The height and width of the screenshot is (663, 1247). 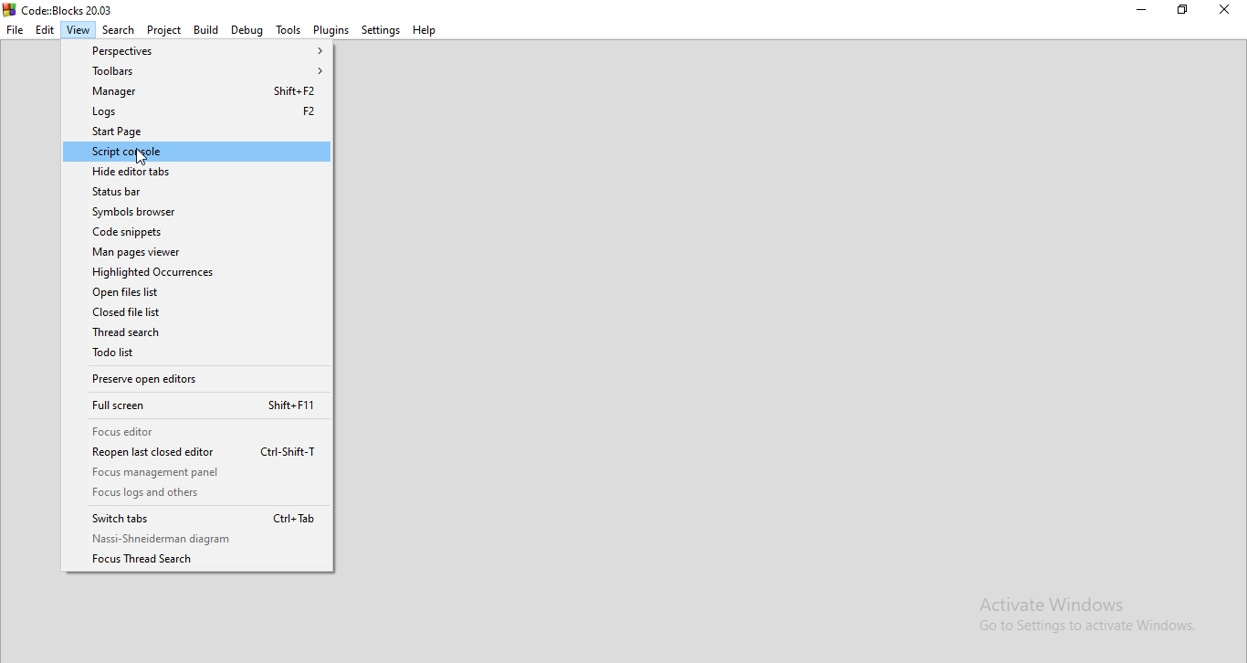 I want to click on Toolbars, so click(x=198, y=70).